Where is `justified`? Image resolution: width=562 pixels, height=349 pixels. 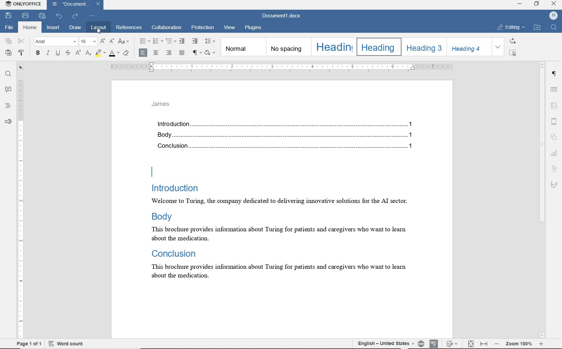
justified is located at coordinates (183, 53).